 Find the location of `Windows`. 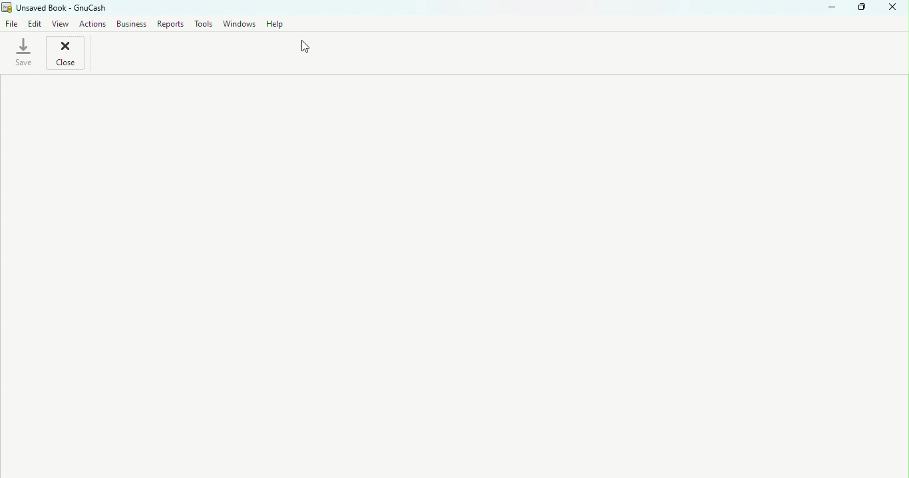

Windows is located at coordinates (237, 23).